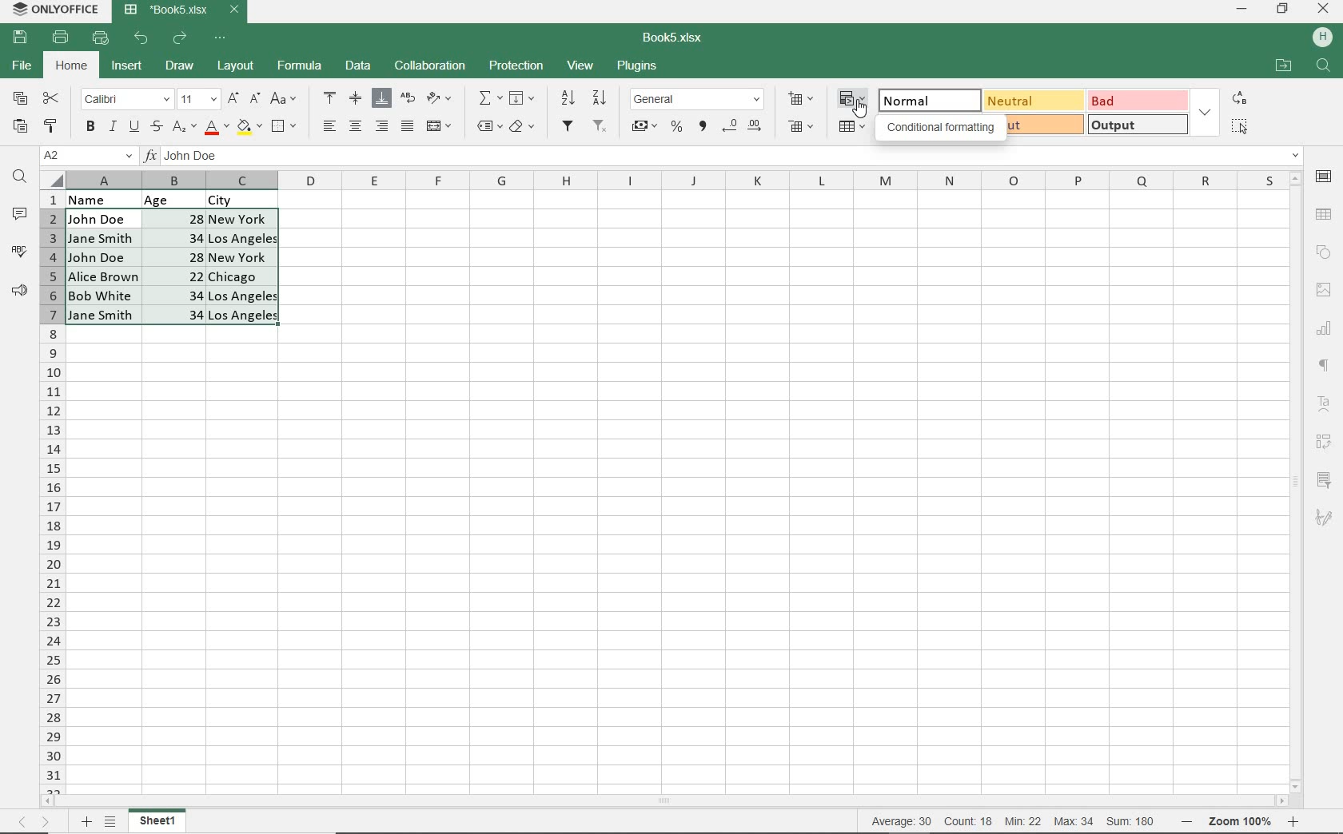  I want to click on HOME, so click(73, 67).